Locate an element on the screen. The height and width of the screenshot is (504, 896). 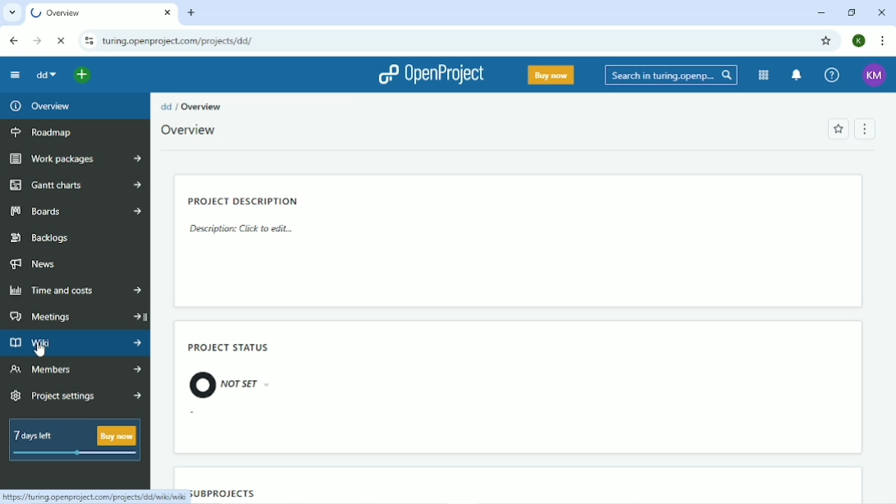
Help is located at coordinates (831, 75).